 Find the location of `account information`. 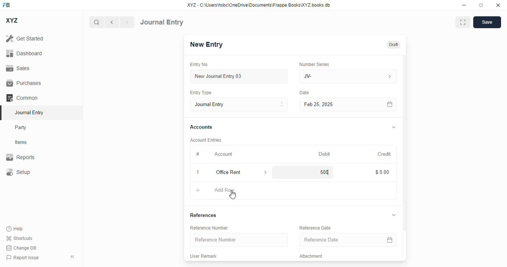

account information is located at coordinates (266, 172).